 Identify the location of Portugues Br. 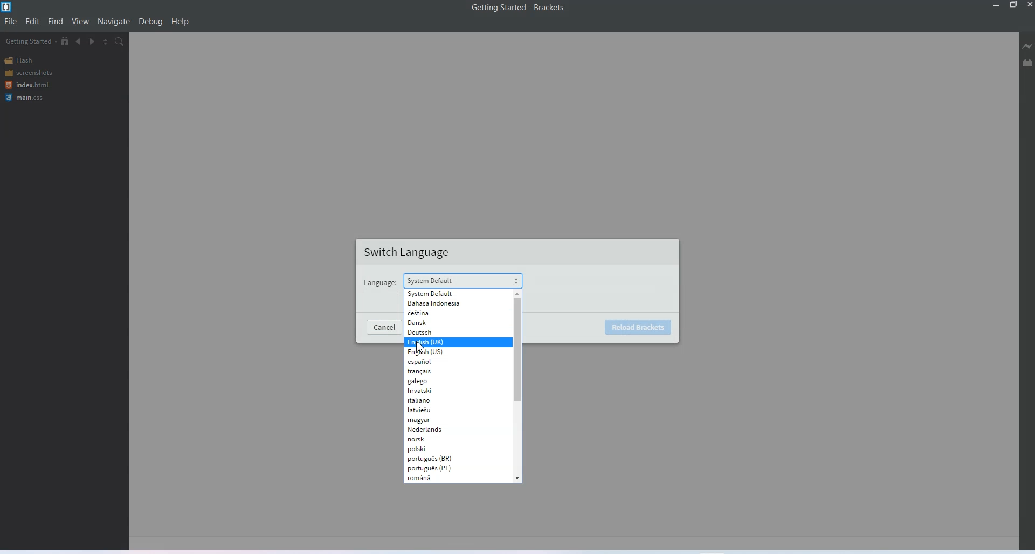
(434, 458).